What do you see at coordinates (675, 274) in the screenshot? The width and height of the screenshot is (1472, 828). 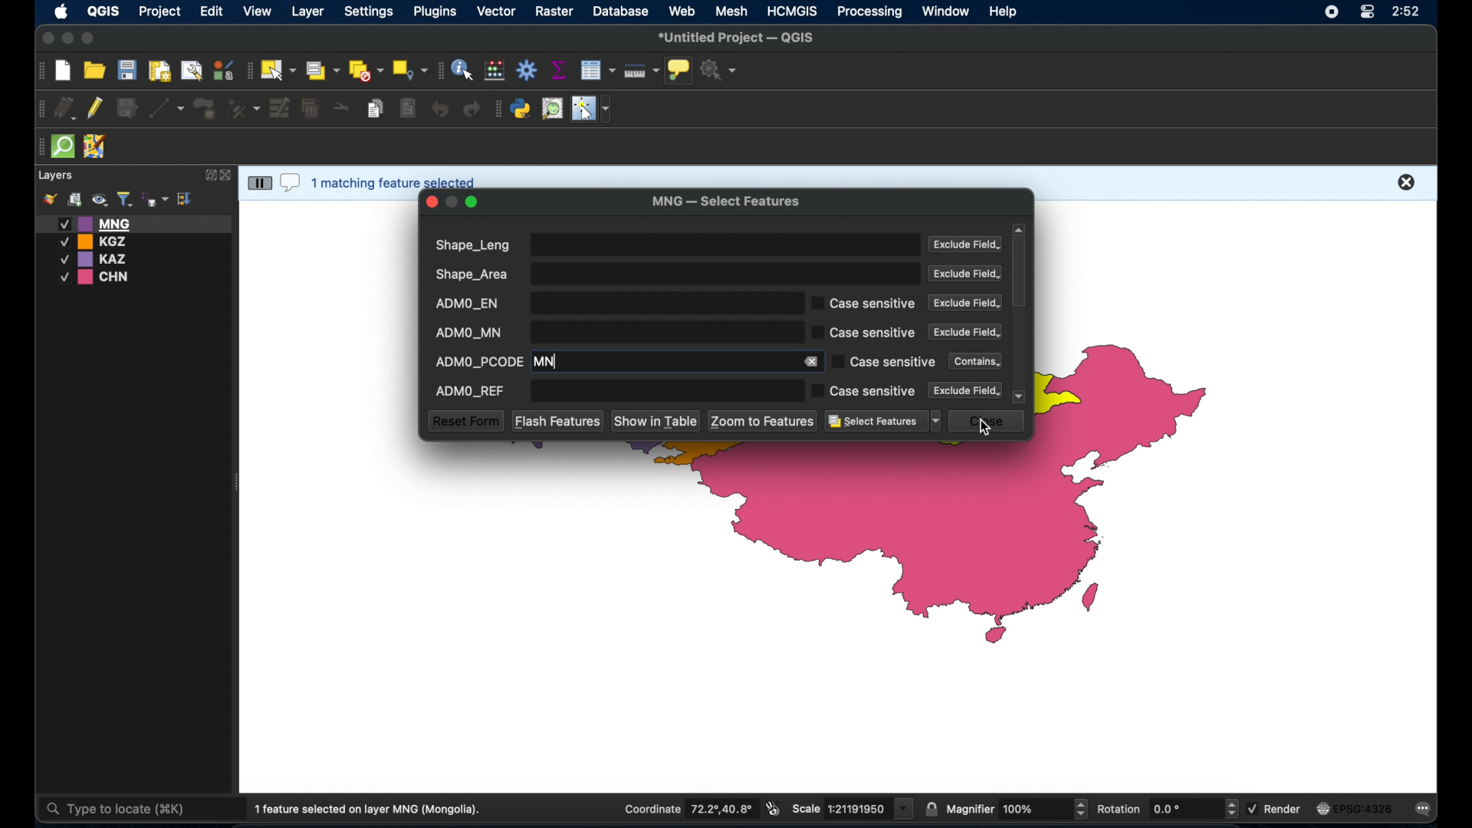 I see `shape_area` at bounding box center [675, 274].